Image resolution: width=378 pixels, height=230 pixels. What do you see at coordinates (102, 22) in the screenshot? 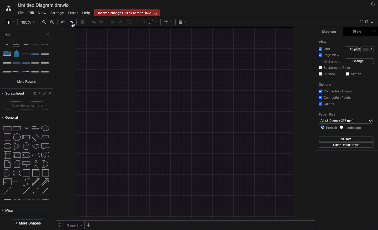
I see `To back` at bounding box center [102, 22].